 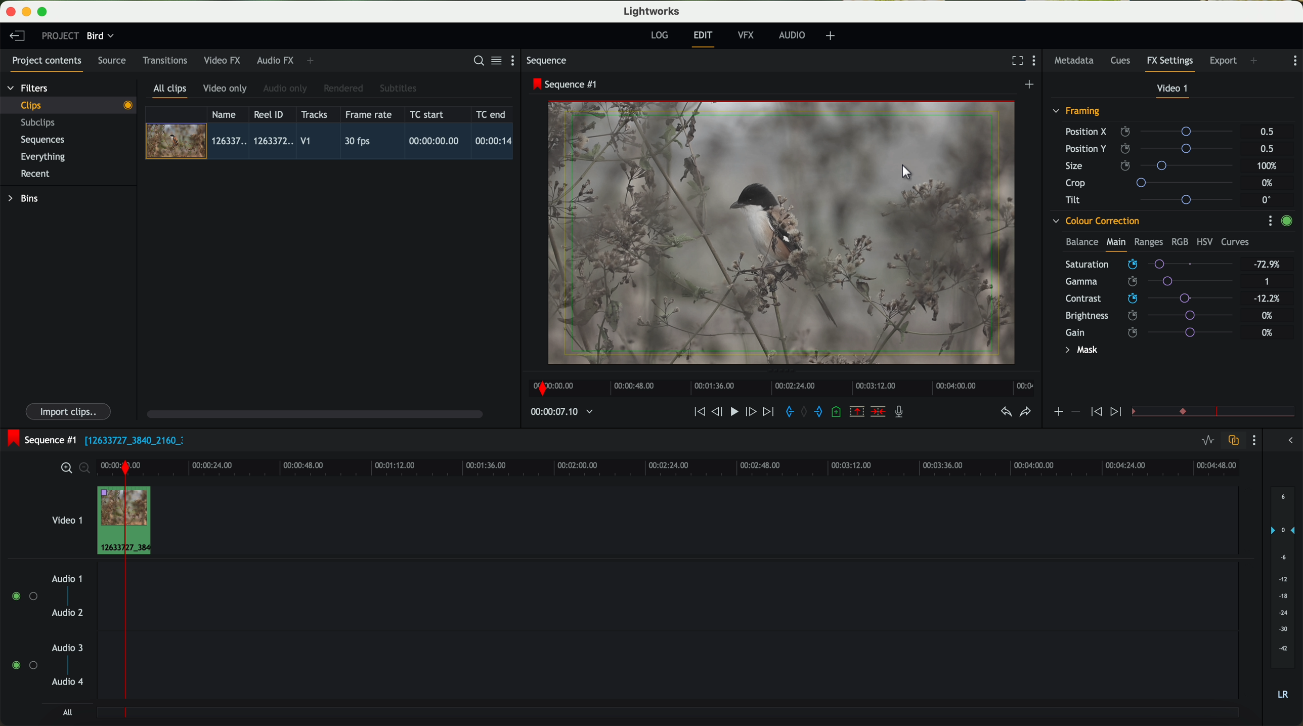 What do you see at coordinates (40, 123) in the screenshot?
I see `subclips` at bounding box center [40, 123].